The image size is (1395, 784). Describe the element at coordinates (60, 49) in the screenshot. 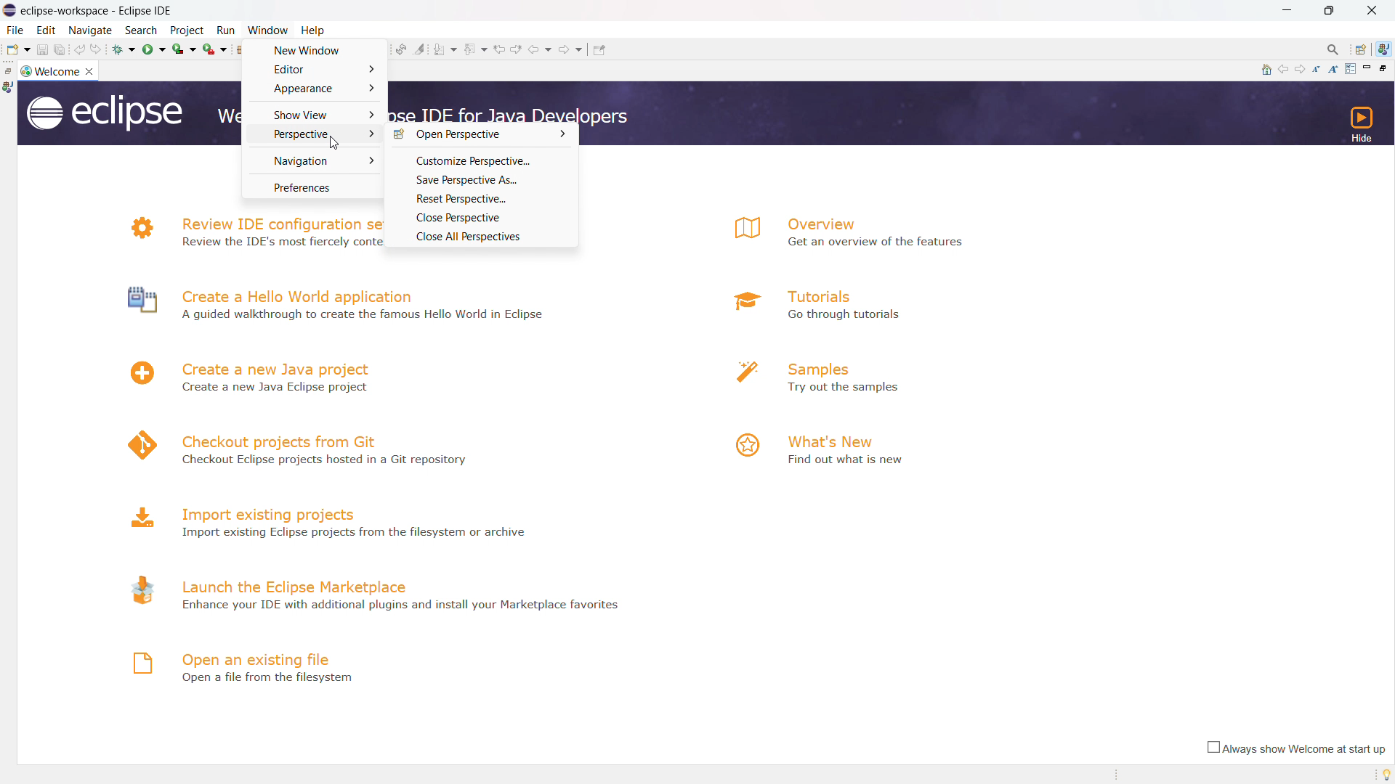

I see `save all` at that location.